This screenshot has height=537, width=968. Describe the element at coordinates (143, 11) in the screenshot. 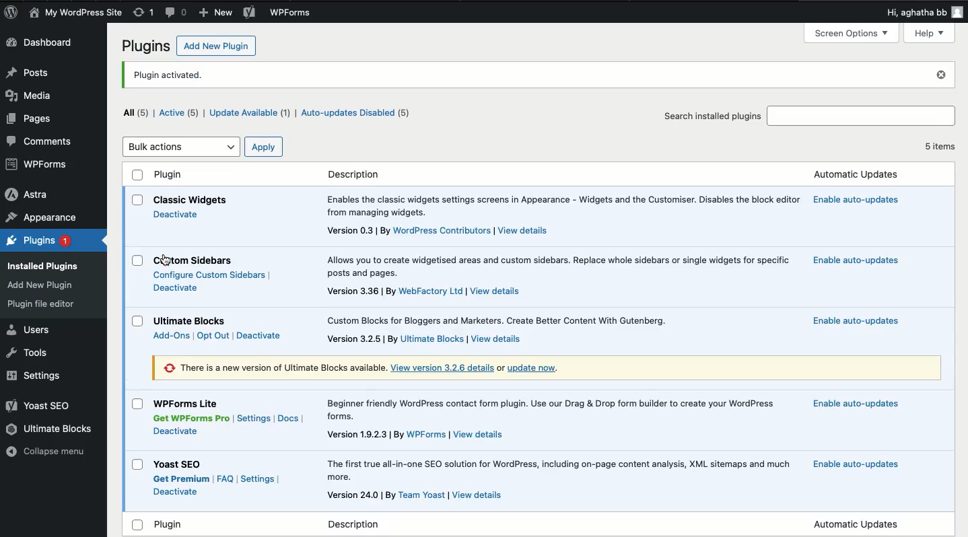

I see `Revision` at that location.